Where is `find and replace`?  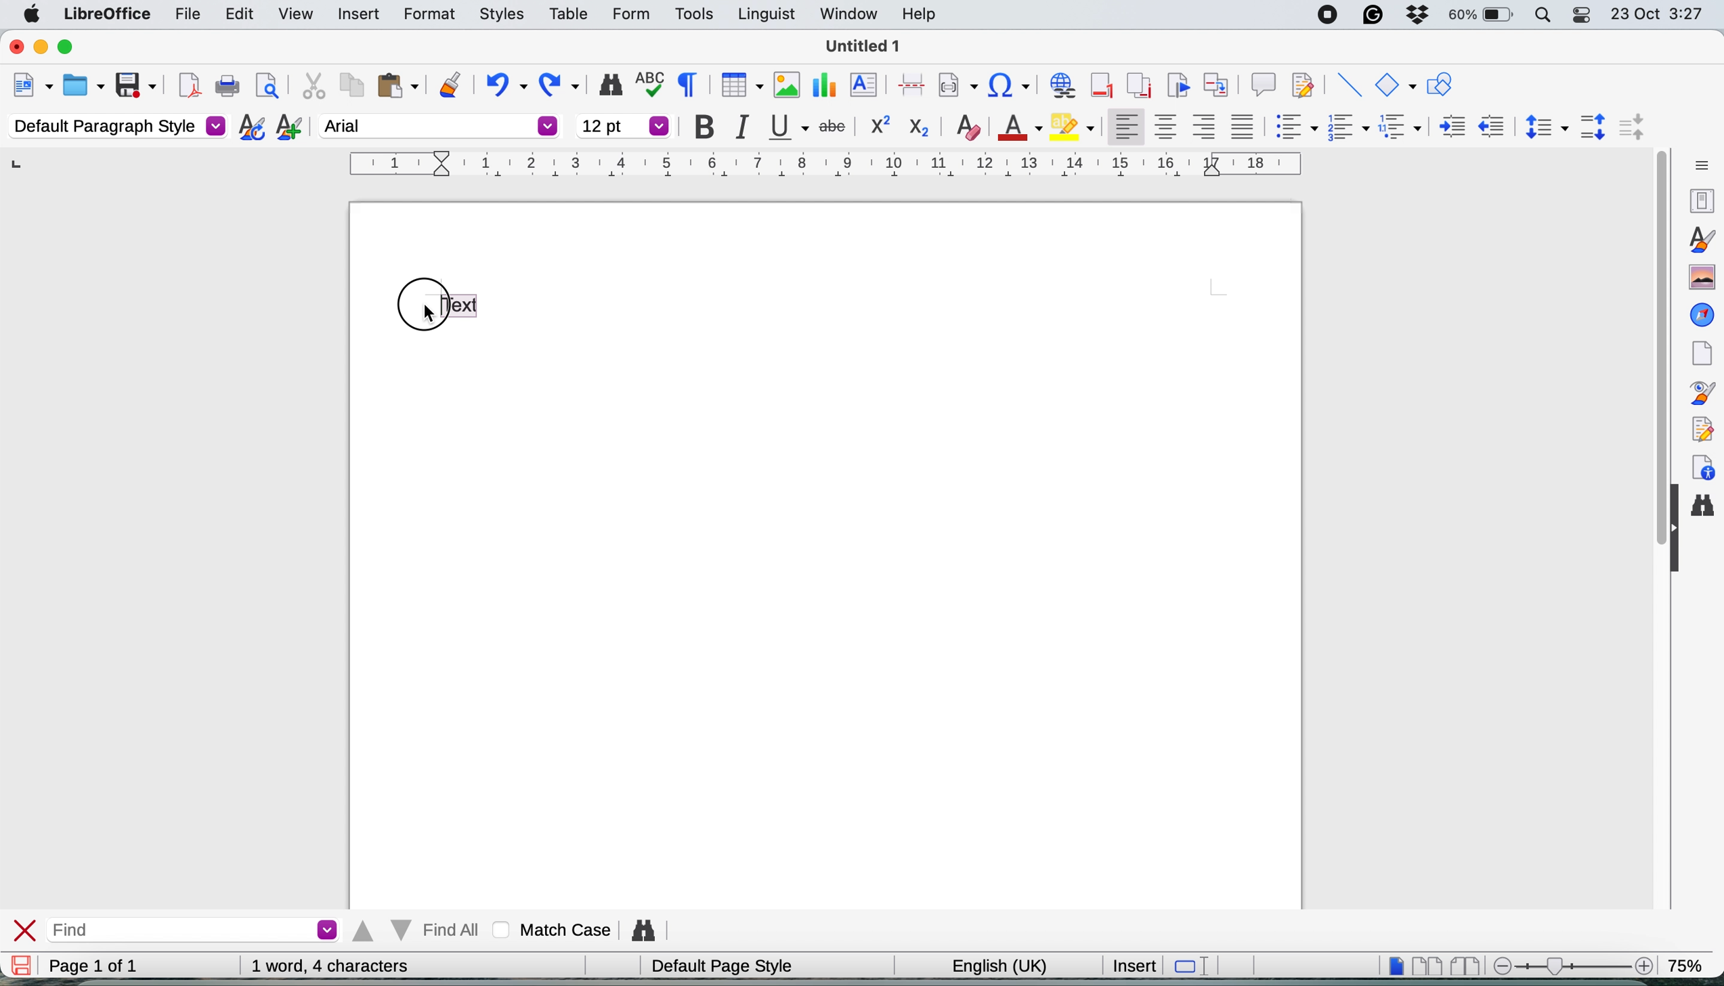
find and replace is located at coordinates (606, 85).